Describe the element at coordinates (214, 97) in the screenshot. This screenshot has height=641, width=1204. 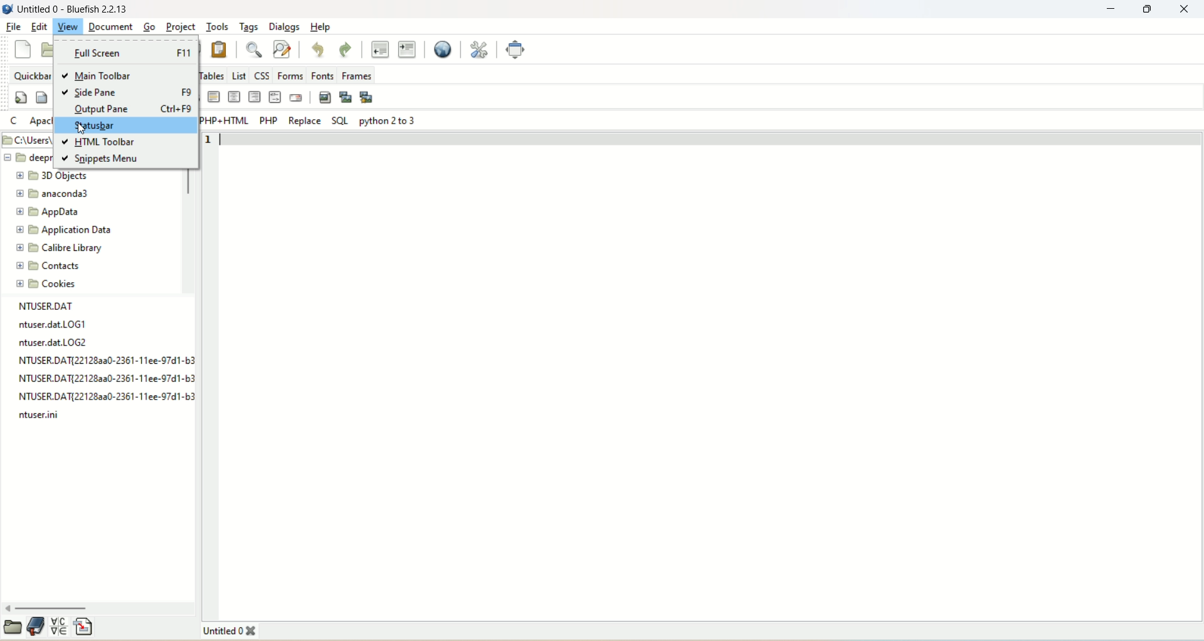
I see `horizontal rule` at that location.